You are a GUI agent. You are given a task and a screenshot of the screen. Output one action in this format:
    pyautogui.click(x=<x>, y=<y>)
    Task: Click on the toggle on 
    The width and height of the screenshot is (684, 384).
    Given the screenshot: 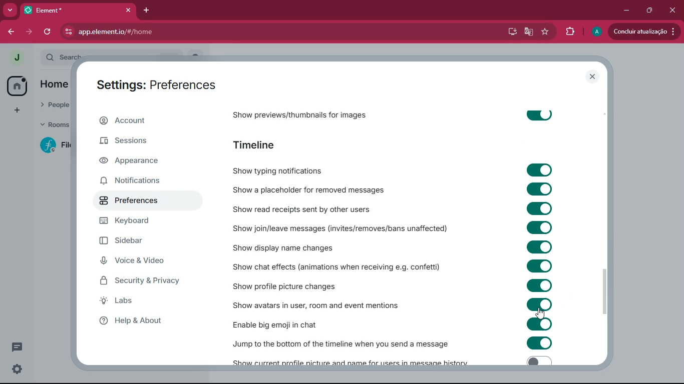 What is the action you would take?
    pyautogui.click(x=539, y=208)
    